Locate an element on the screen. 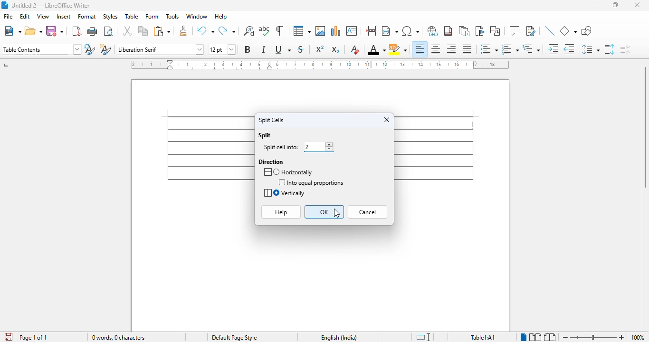 This screenshot has width=649, height=342. format is located at coordinates (87, 16).